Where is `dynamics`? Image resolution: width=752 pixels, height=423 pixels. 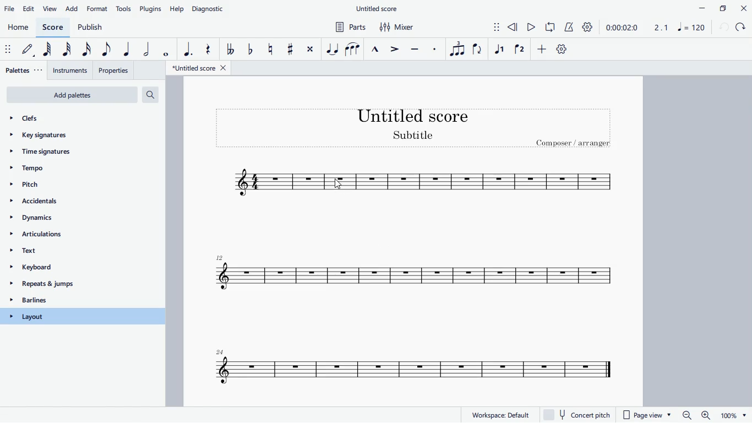 dynamics is located at coordinates (66, 220).